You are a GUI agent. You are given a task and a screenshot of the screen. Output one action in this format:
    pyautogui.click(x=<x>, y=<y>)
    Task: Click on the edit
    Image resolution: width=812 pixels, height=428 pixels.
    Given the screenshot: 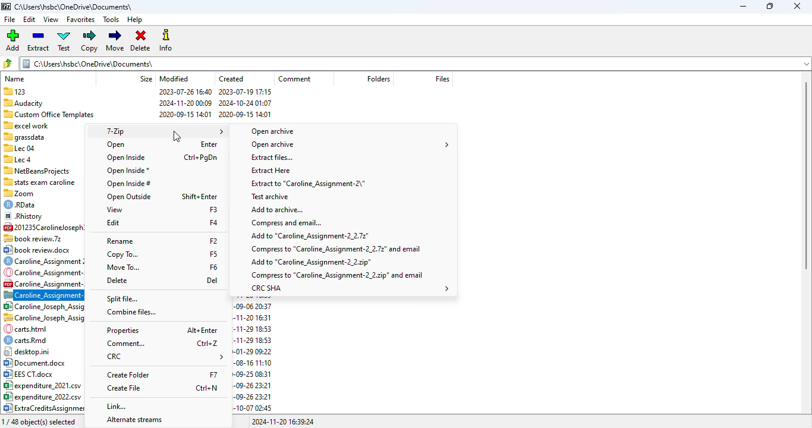 What is the action you would take?
    pyautogui.click(x=30, y=20)
    